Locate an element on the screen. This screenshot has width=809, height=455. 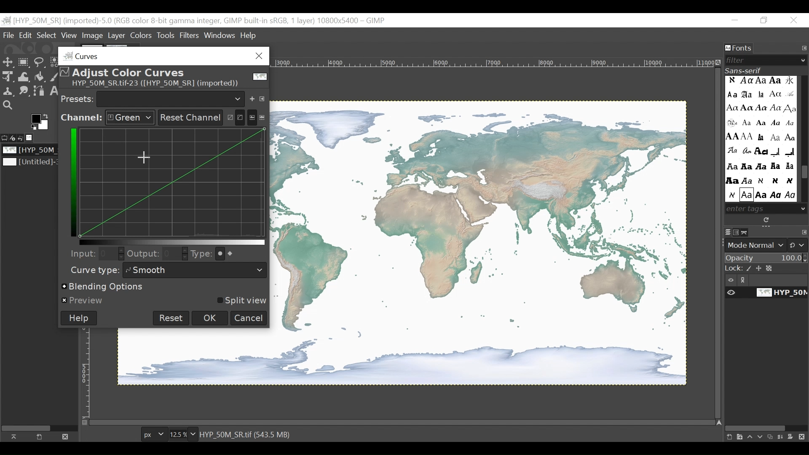
Item Visibility of the image is located at coordinates (765, 293).